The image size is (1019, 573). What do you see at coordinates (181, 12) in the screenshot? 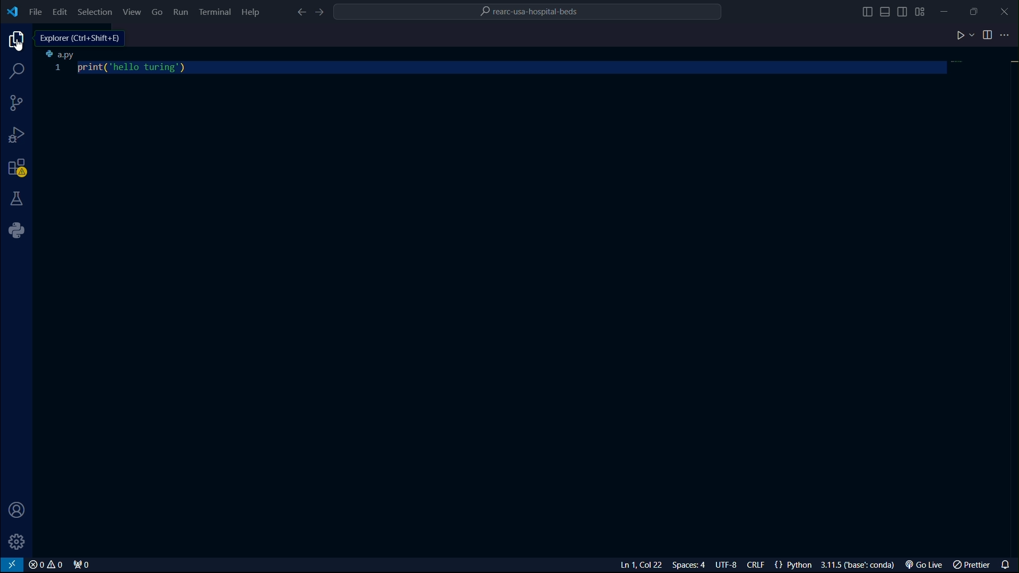
I see `run menu` at bounding box center [181, 12].